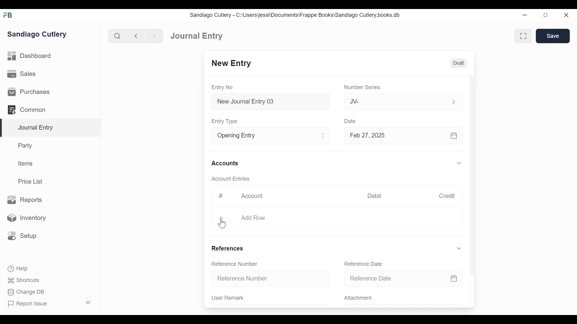 The image size is (577, 324). I want to click on Expand, so click(460, 248).